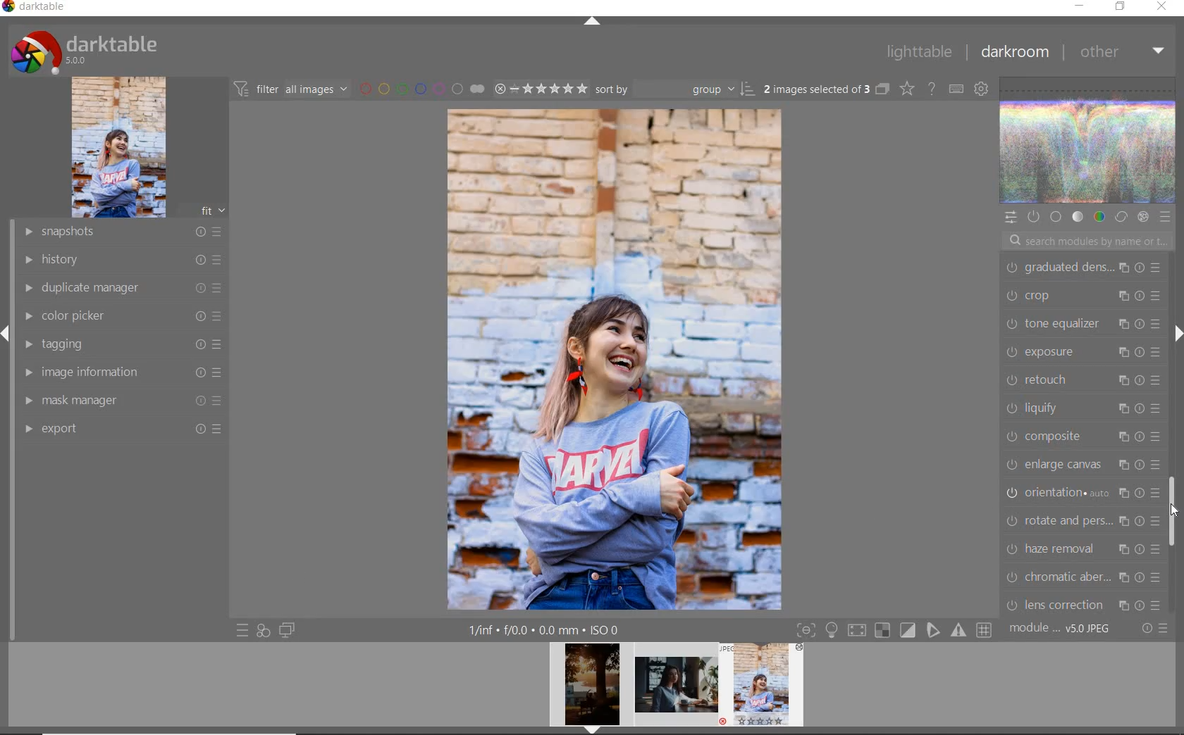 The image size is (1184, 735). Describe the element at coordinates (118, 147) in the screenshot. I see `image` at that location.